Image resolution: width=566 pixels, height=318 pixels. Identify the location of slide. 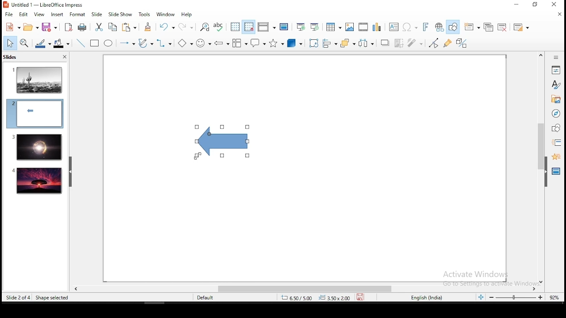
(38, 181).